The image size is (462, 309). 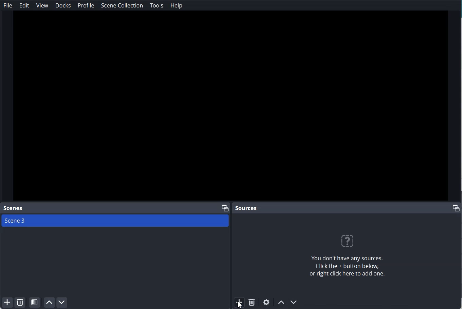 What do you see at coordinates (456, 207) in the screenshot?
I see `Maximize` at bounding box center [456, 207].